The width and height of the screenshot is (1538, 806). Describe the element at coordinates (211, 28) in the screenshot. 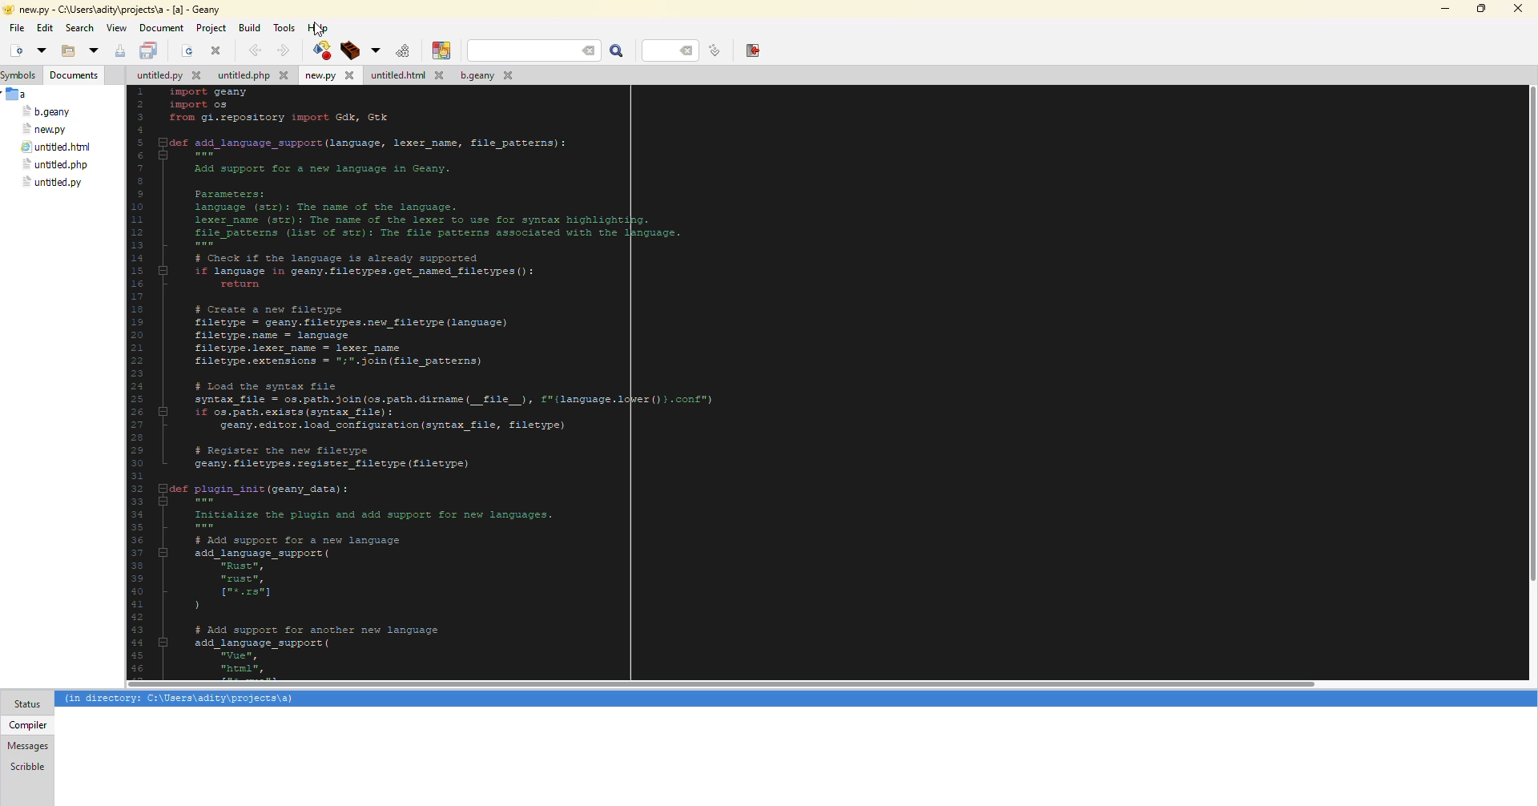

I see `project` at that location.